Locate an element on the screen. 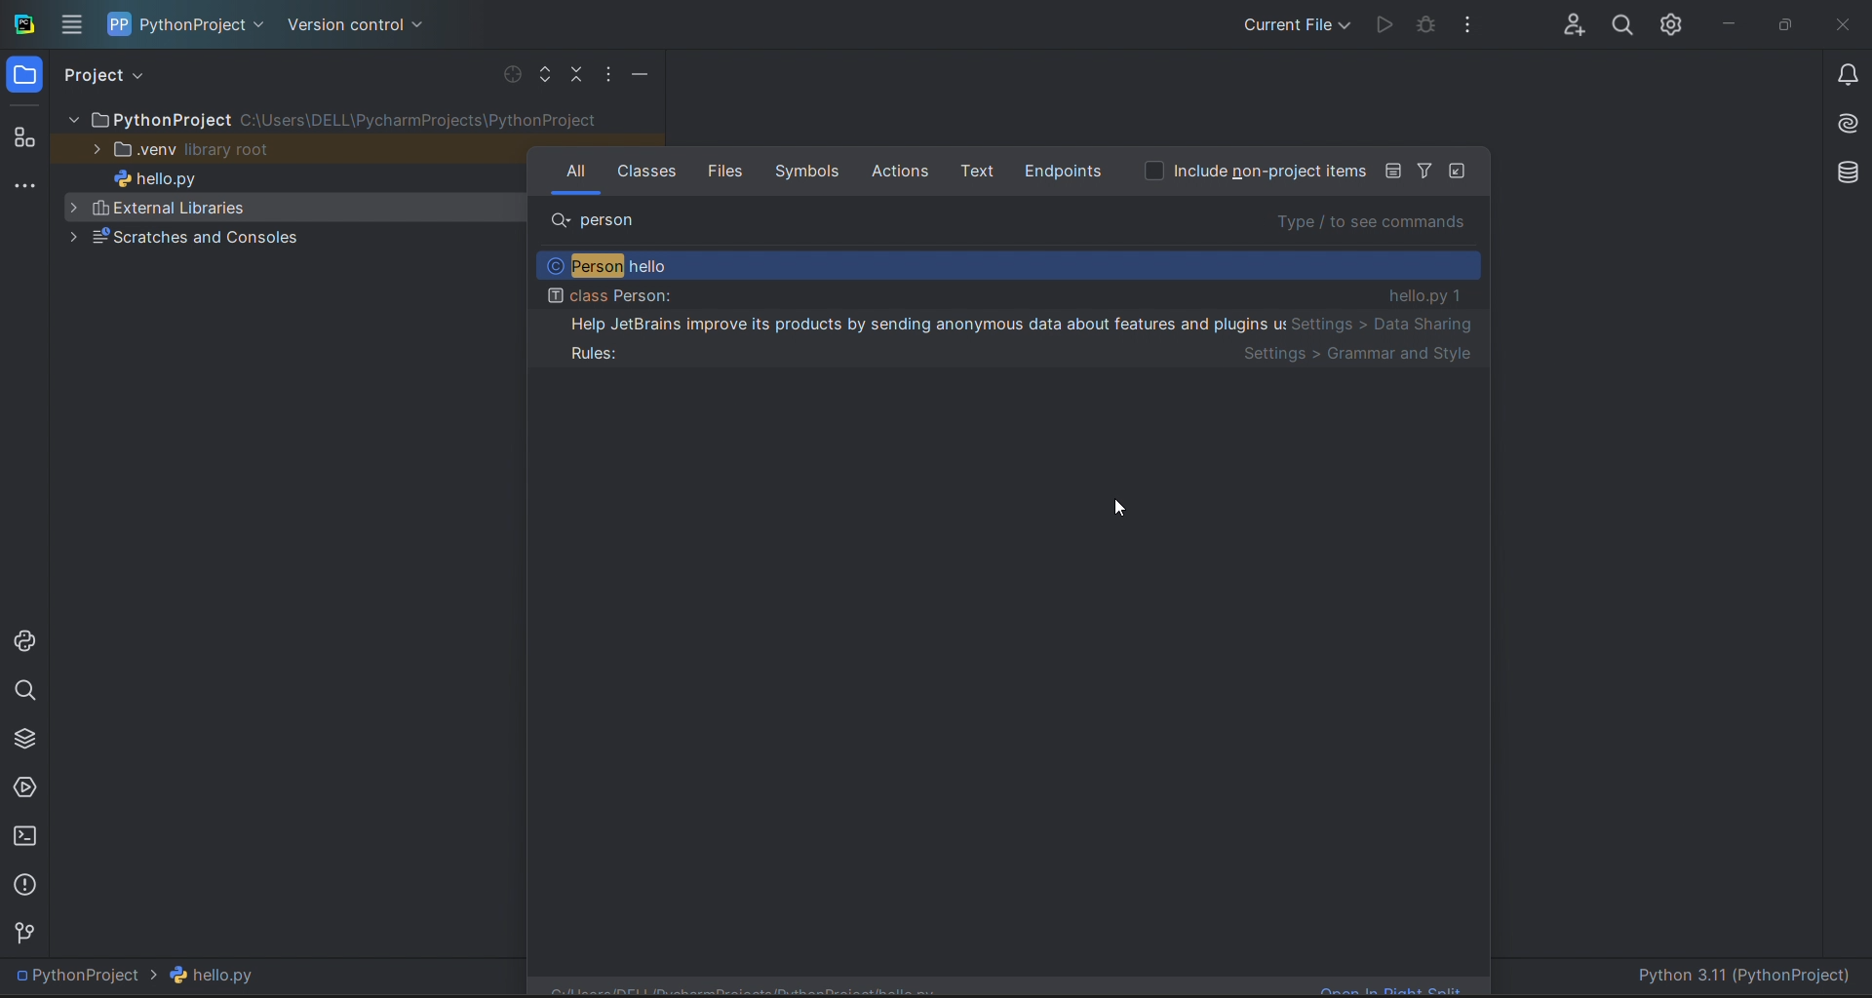 This screenshot has width=1872, height=998. project is located at coordinates (186, 25).